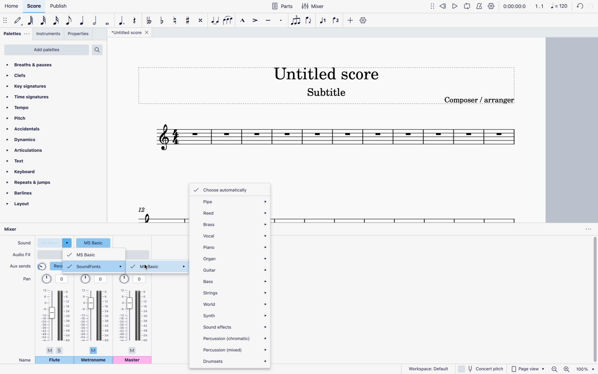  I want to click on reverb, so click(50, 266).